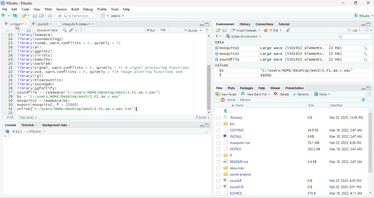  I want to click on 8 sound analysis, so click(235, 174).